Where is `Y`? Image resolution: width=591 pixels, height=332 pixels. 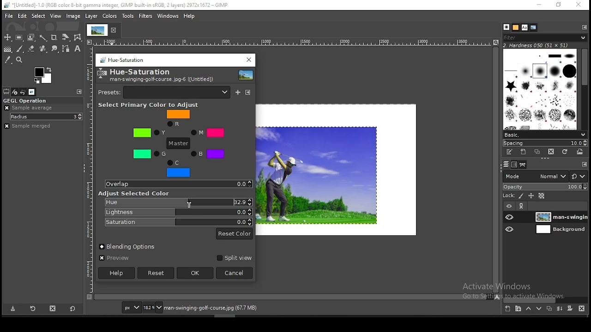 Y is located at coordinates (150, 133).